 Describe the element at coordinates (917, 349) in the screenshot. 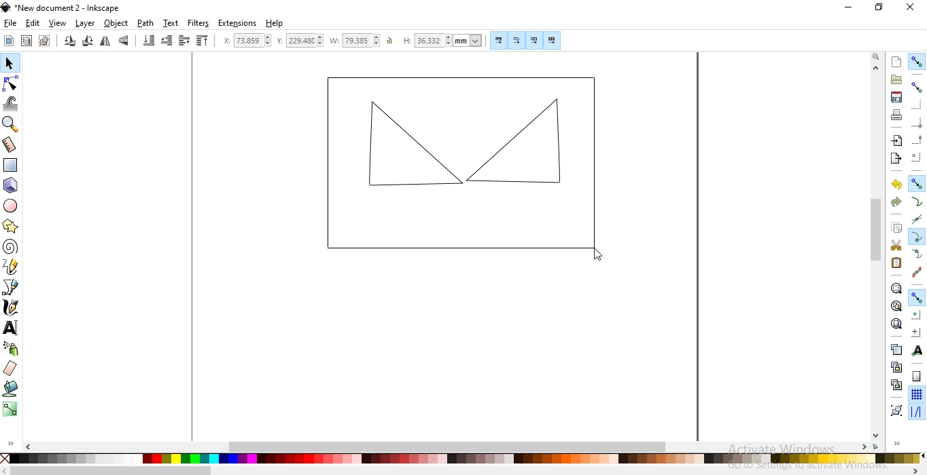

I see `snap text anchors and baselines` at that location.